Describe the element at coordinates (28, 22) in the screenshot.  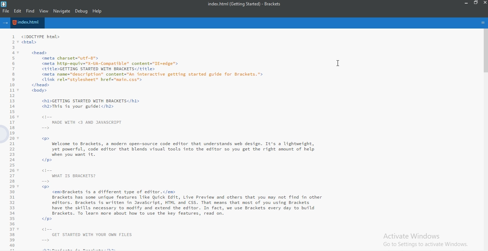
I see `file name` at that location.